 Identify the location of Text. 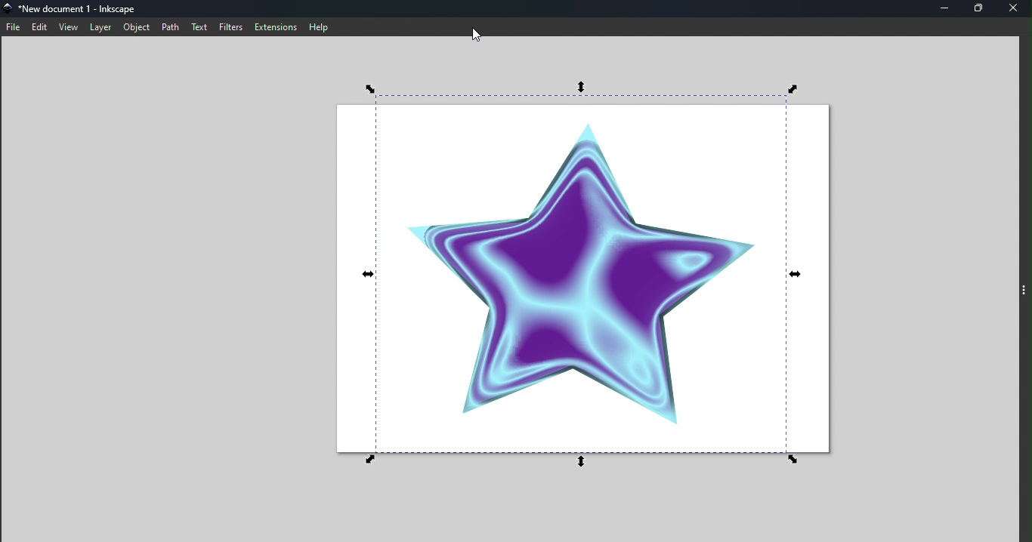
(196, 26).